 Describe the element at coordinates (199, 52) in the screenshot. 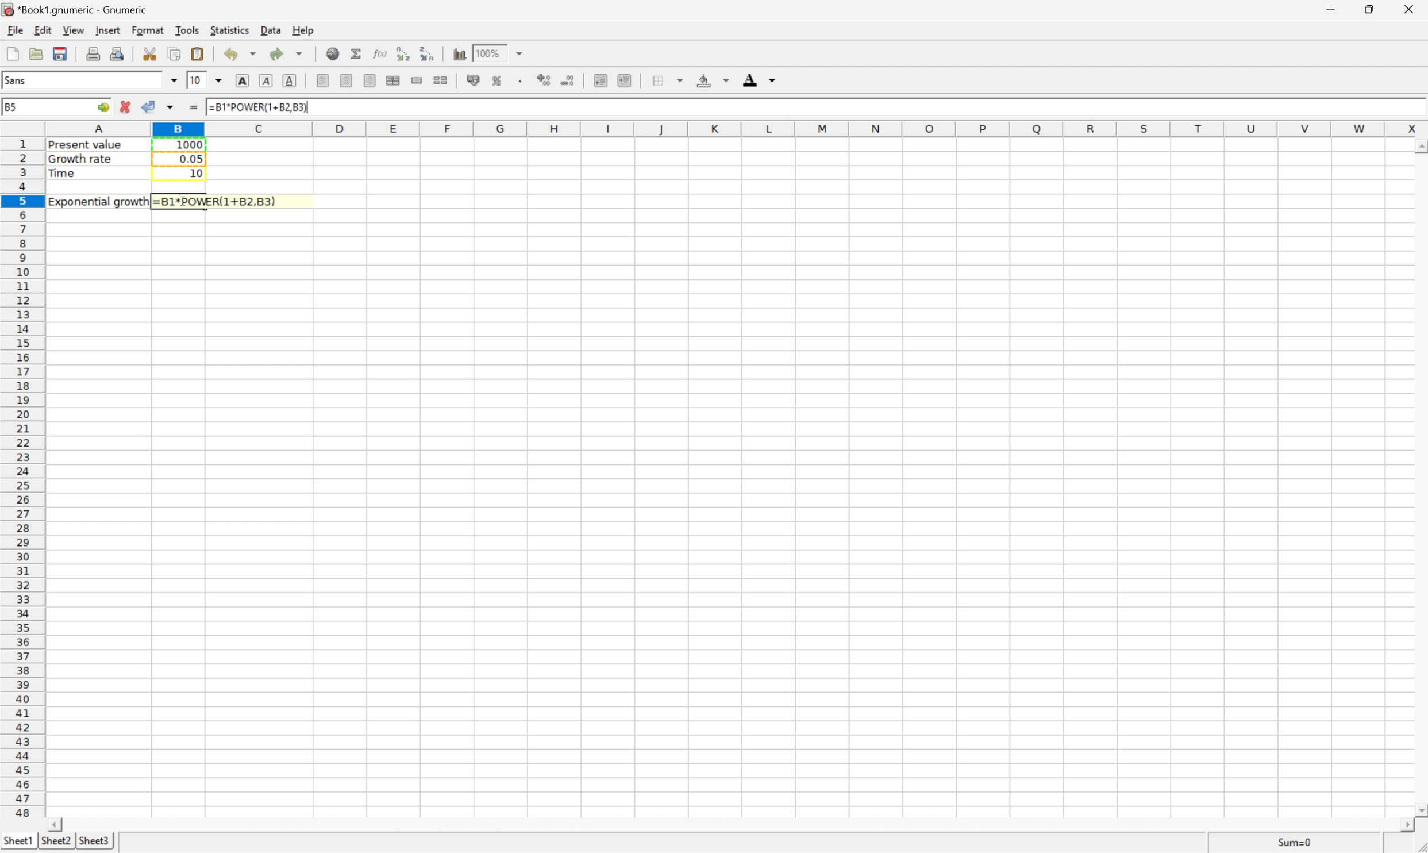

I see `Paste the clipboard` at that location.